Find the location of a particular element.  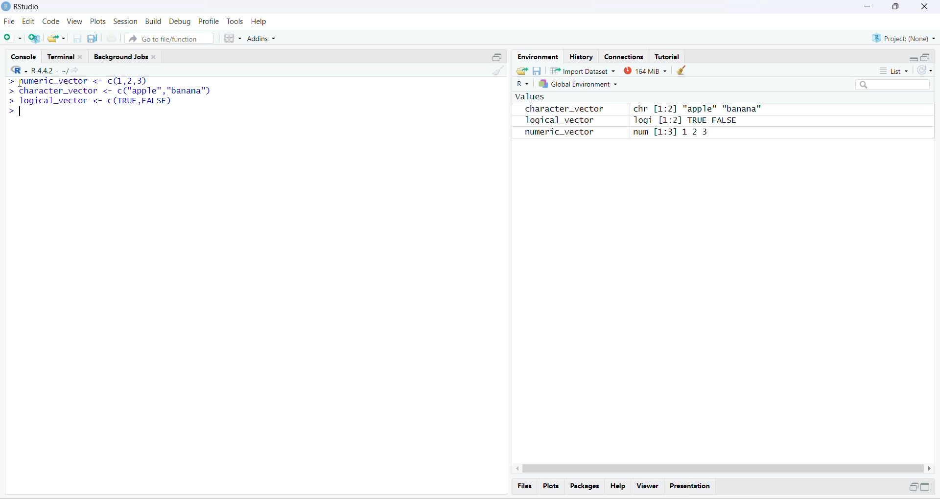

R is located at coordinates (522, 84).